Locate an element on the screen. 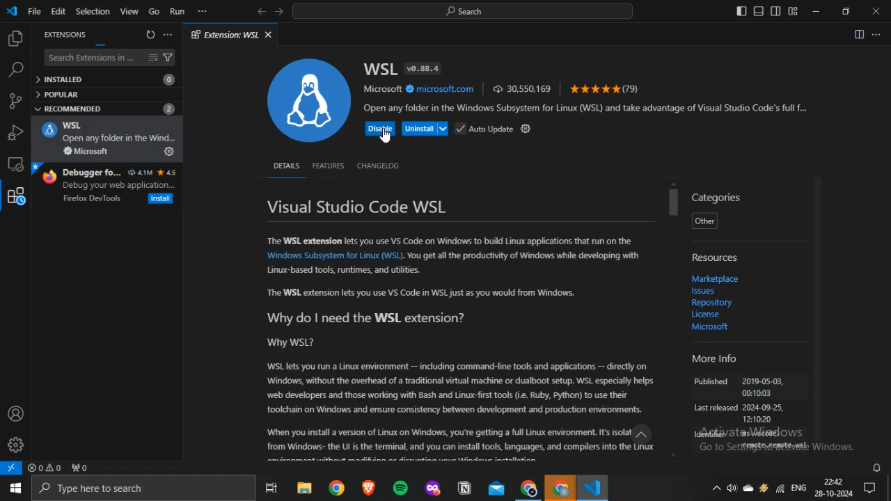  Notifications is located at coordinates (871, 488).